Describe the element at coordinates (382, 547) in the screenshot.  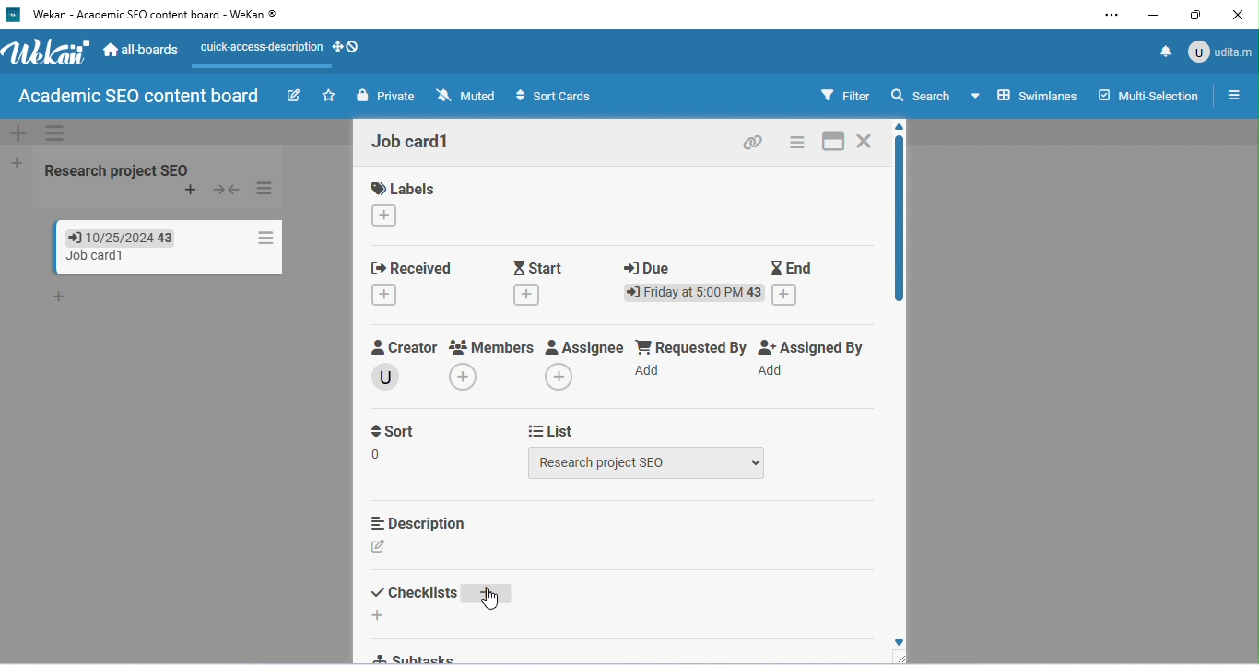
I see `add description` at that location.